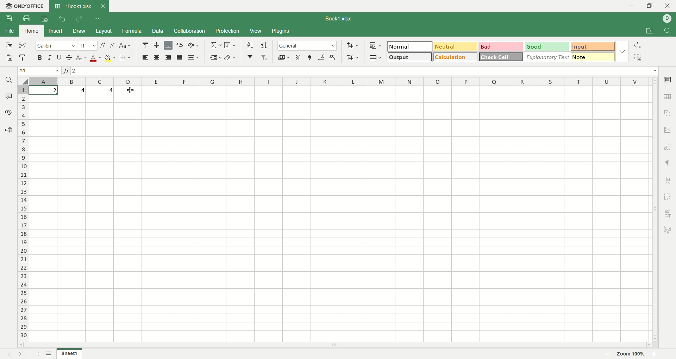  I want to click on font color, so click(95, 59).